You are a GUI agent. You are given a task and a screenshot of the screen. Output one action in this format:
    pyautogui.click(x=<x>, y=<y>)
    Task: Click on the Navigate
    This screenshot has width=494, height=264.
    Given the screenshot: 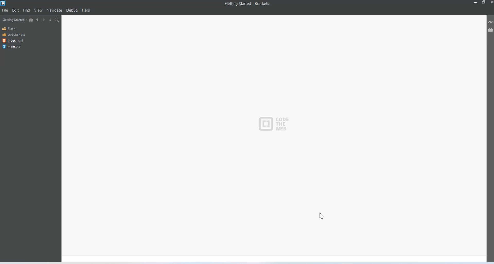 What is the action you would take?
    pyautogui.click(x=54, y=10)
    